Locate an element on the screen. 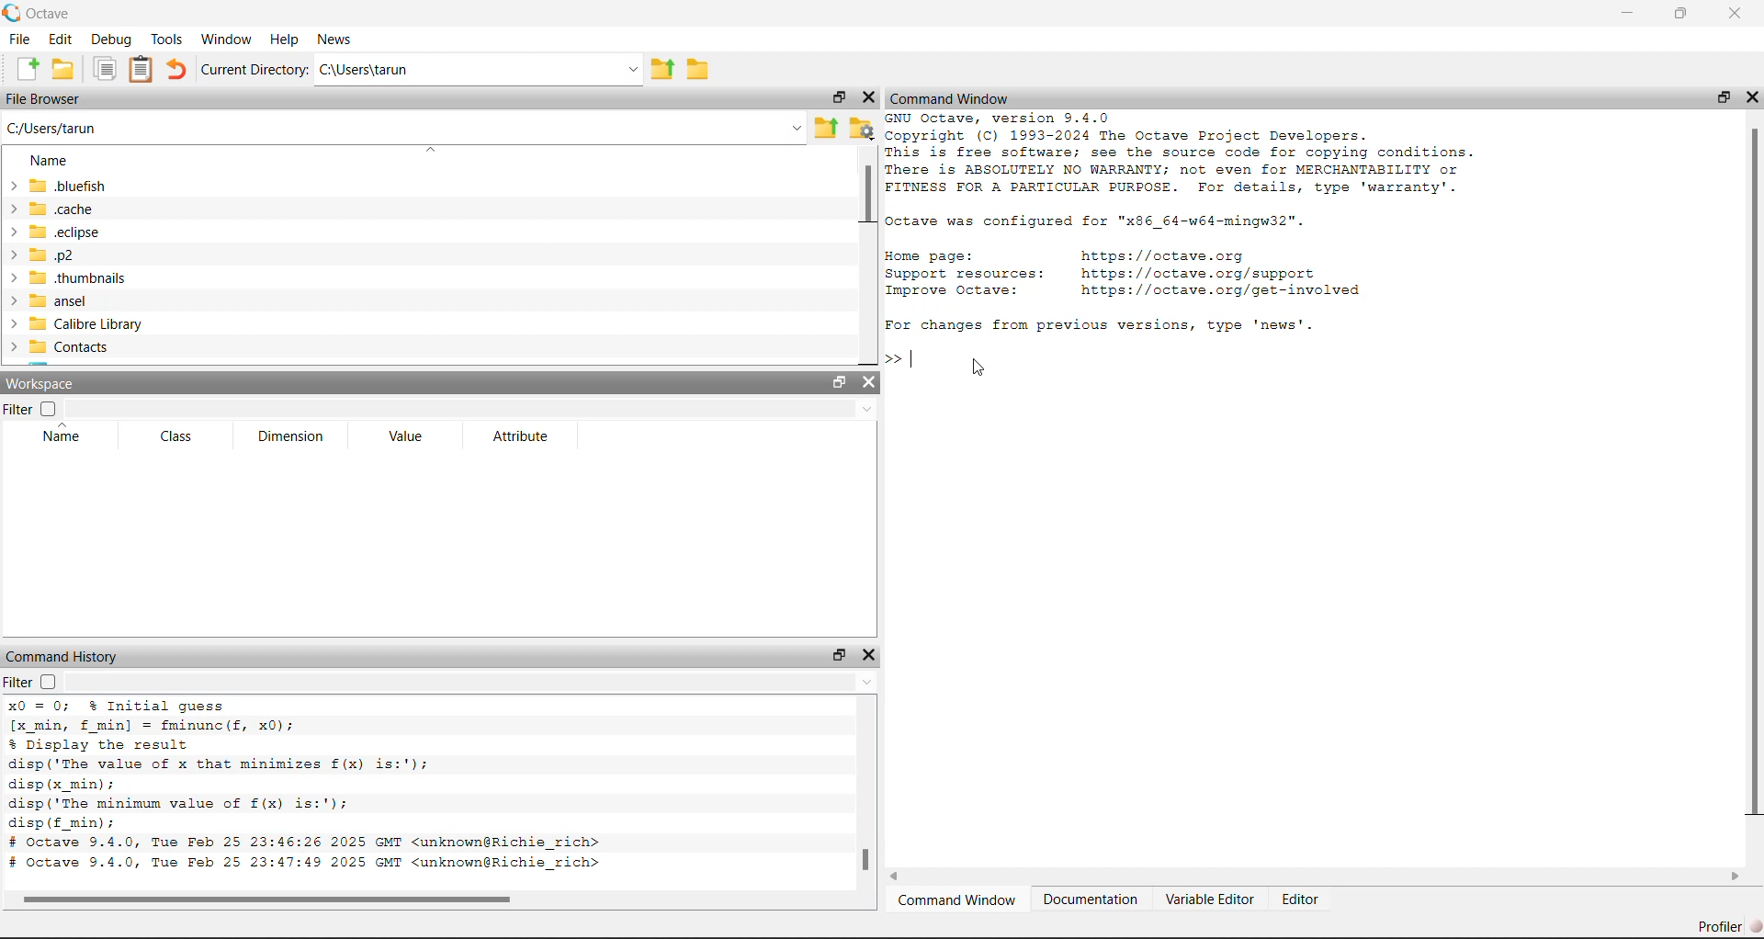 This screenshot has height=939, width=1764. Maximize/Restore is located at coordinates (1681, 14).